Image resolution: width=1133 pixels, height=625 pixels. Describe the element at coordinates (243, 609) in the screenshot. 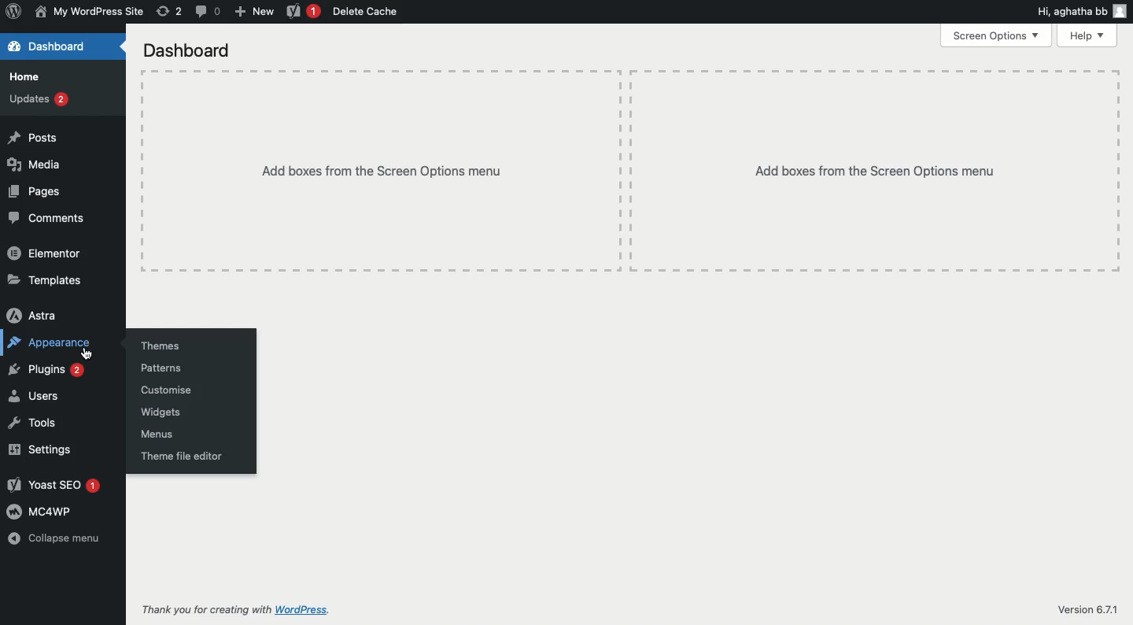

I see `Thank you for creating with wordpress` at that location.